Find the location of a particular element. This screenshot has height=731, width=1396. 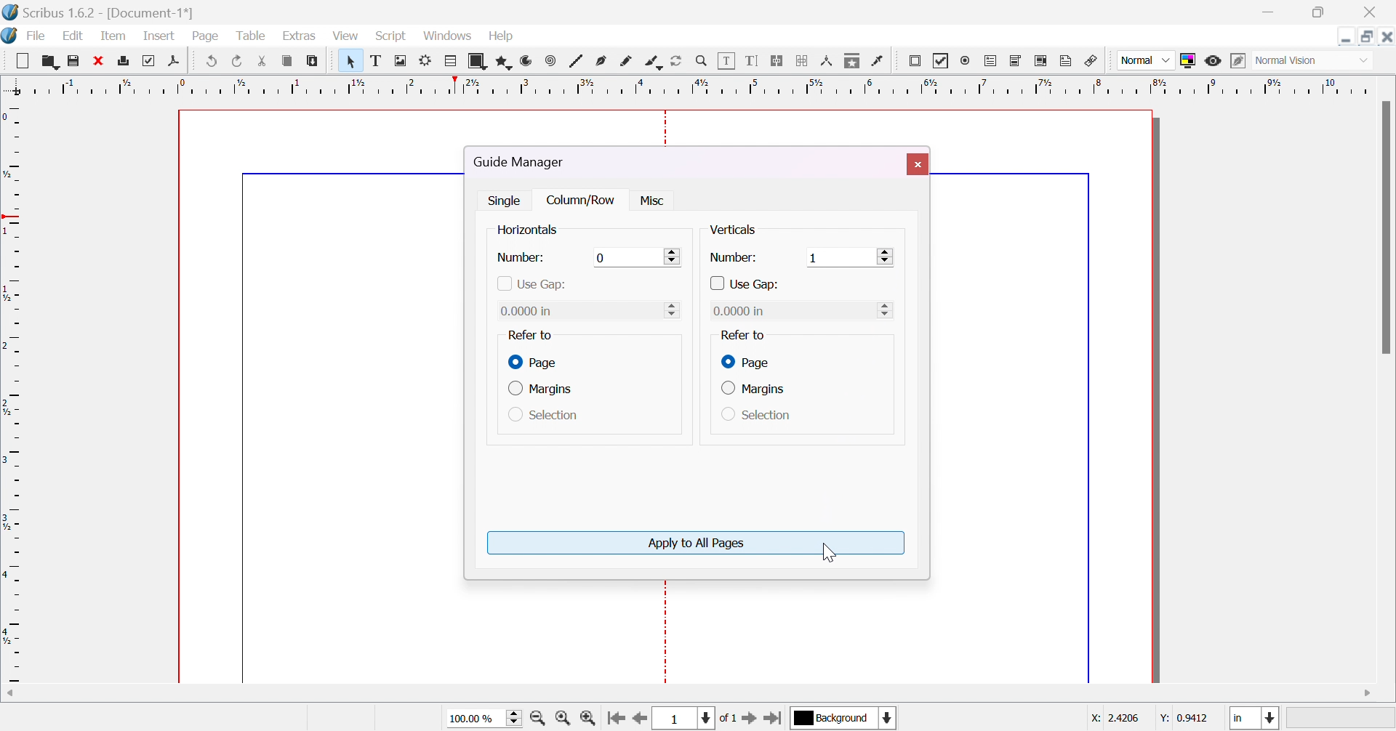

close is located at coordinates (1374, 10).